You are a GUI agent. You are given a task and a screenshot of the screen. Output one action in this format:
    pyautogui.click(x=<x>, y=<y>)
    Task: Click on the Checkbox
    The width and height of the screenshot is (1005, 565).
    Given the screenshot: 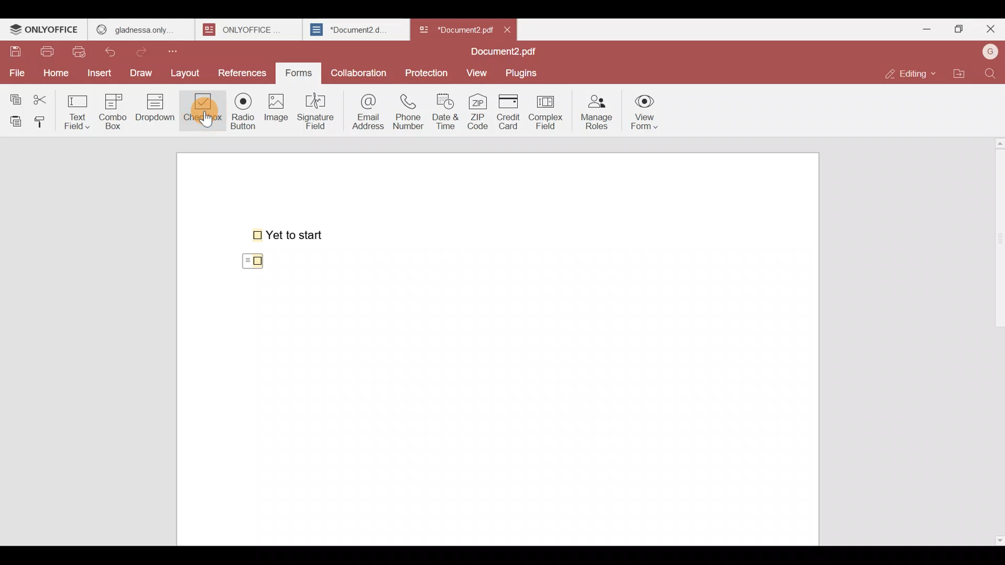 What is the action you would take?
    pyautogui.click(x=200, y=110)
    